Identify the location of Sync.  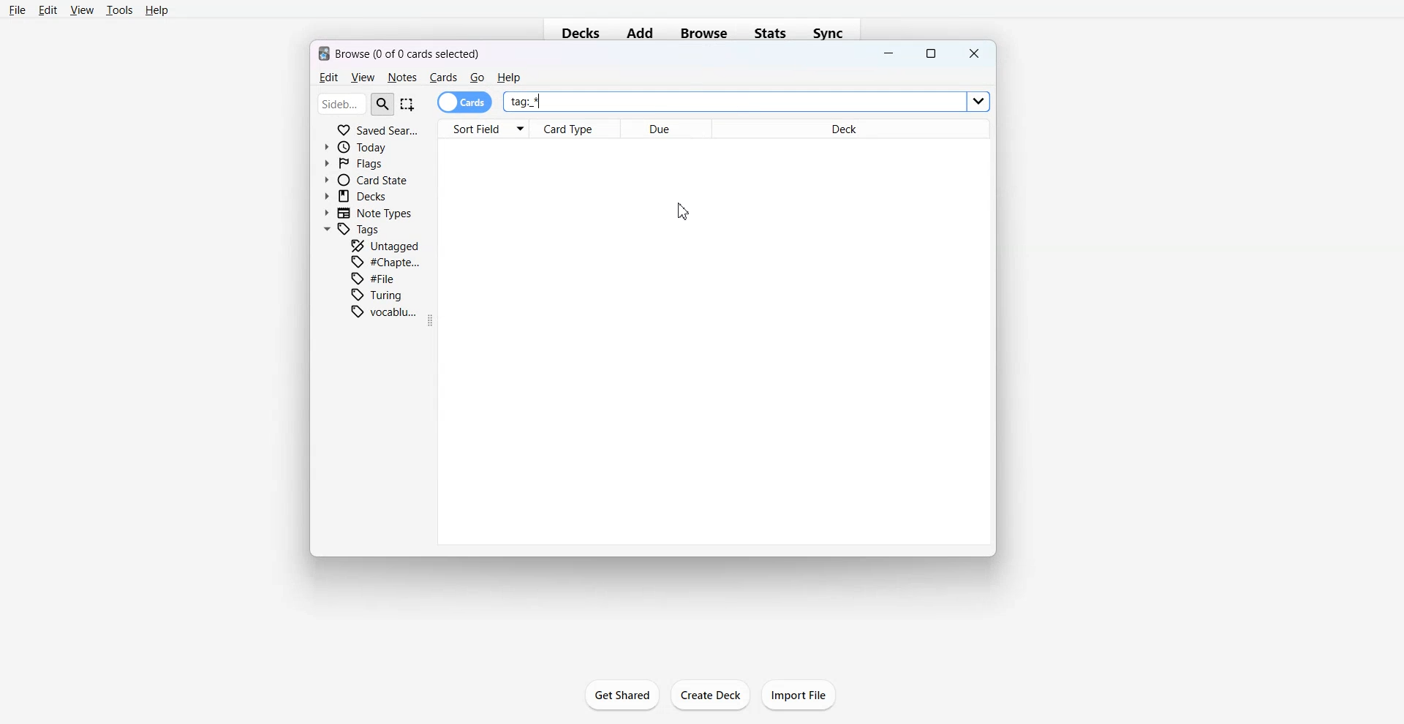
(833, 30).